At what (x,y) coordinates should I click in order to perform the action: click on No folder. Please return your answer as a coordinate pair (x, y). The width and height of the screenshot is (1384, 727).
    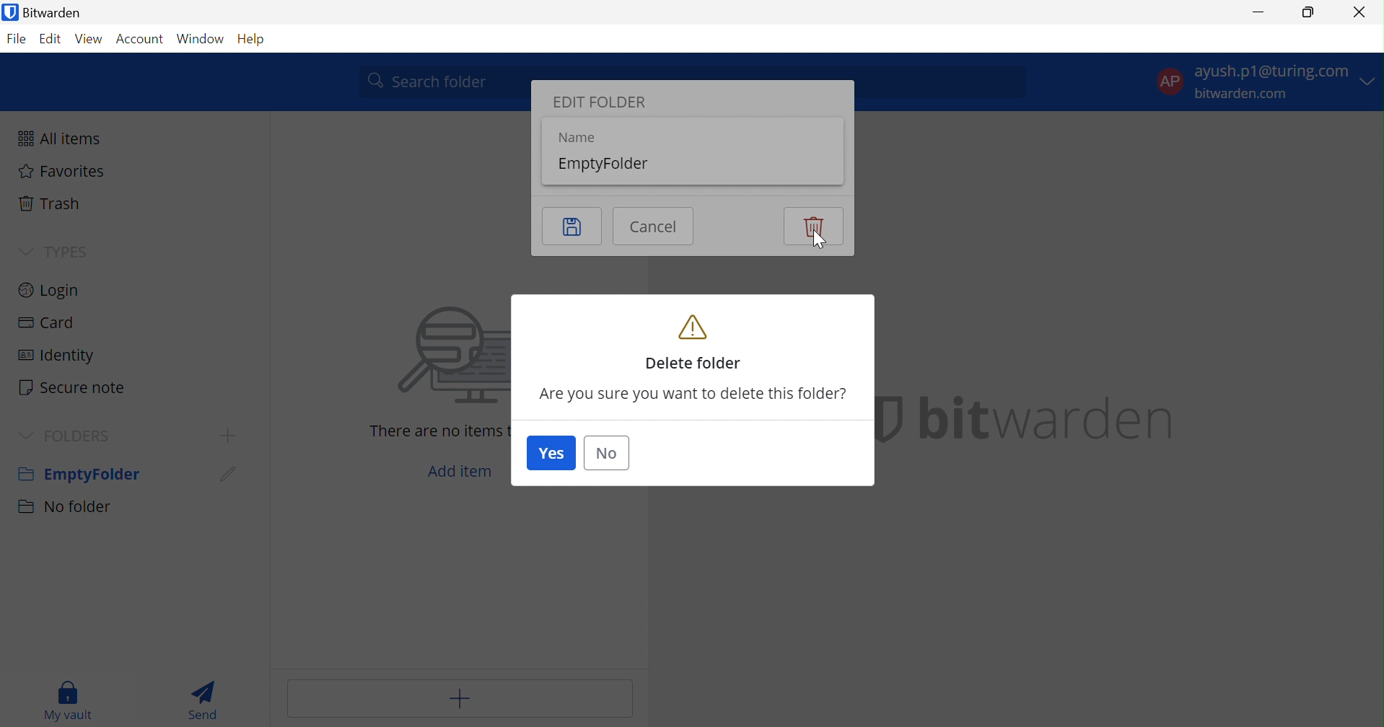
    Looking at the image, I should click on (67, 507).